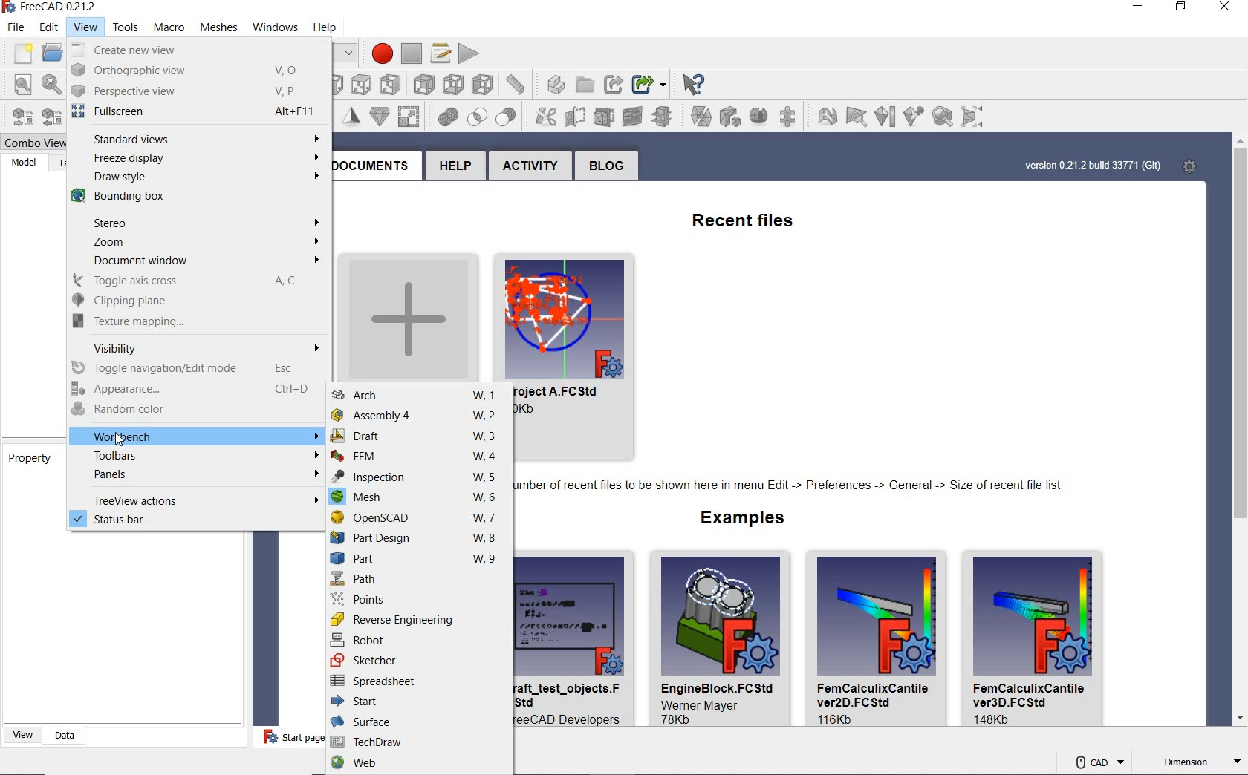 The image size is (1248, 775). What do you see at coordinates (547, 116) in the screenshot?
I see `trim mesh` at bounding box center [547, 116].